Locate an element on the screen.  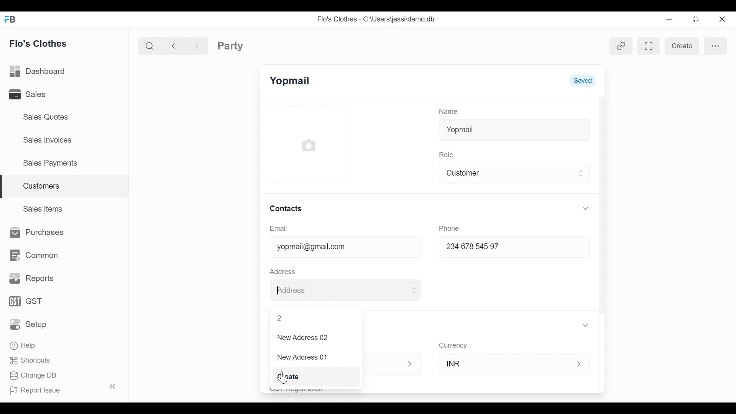
View linked entries is located at coordinates (619, 46).